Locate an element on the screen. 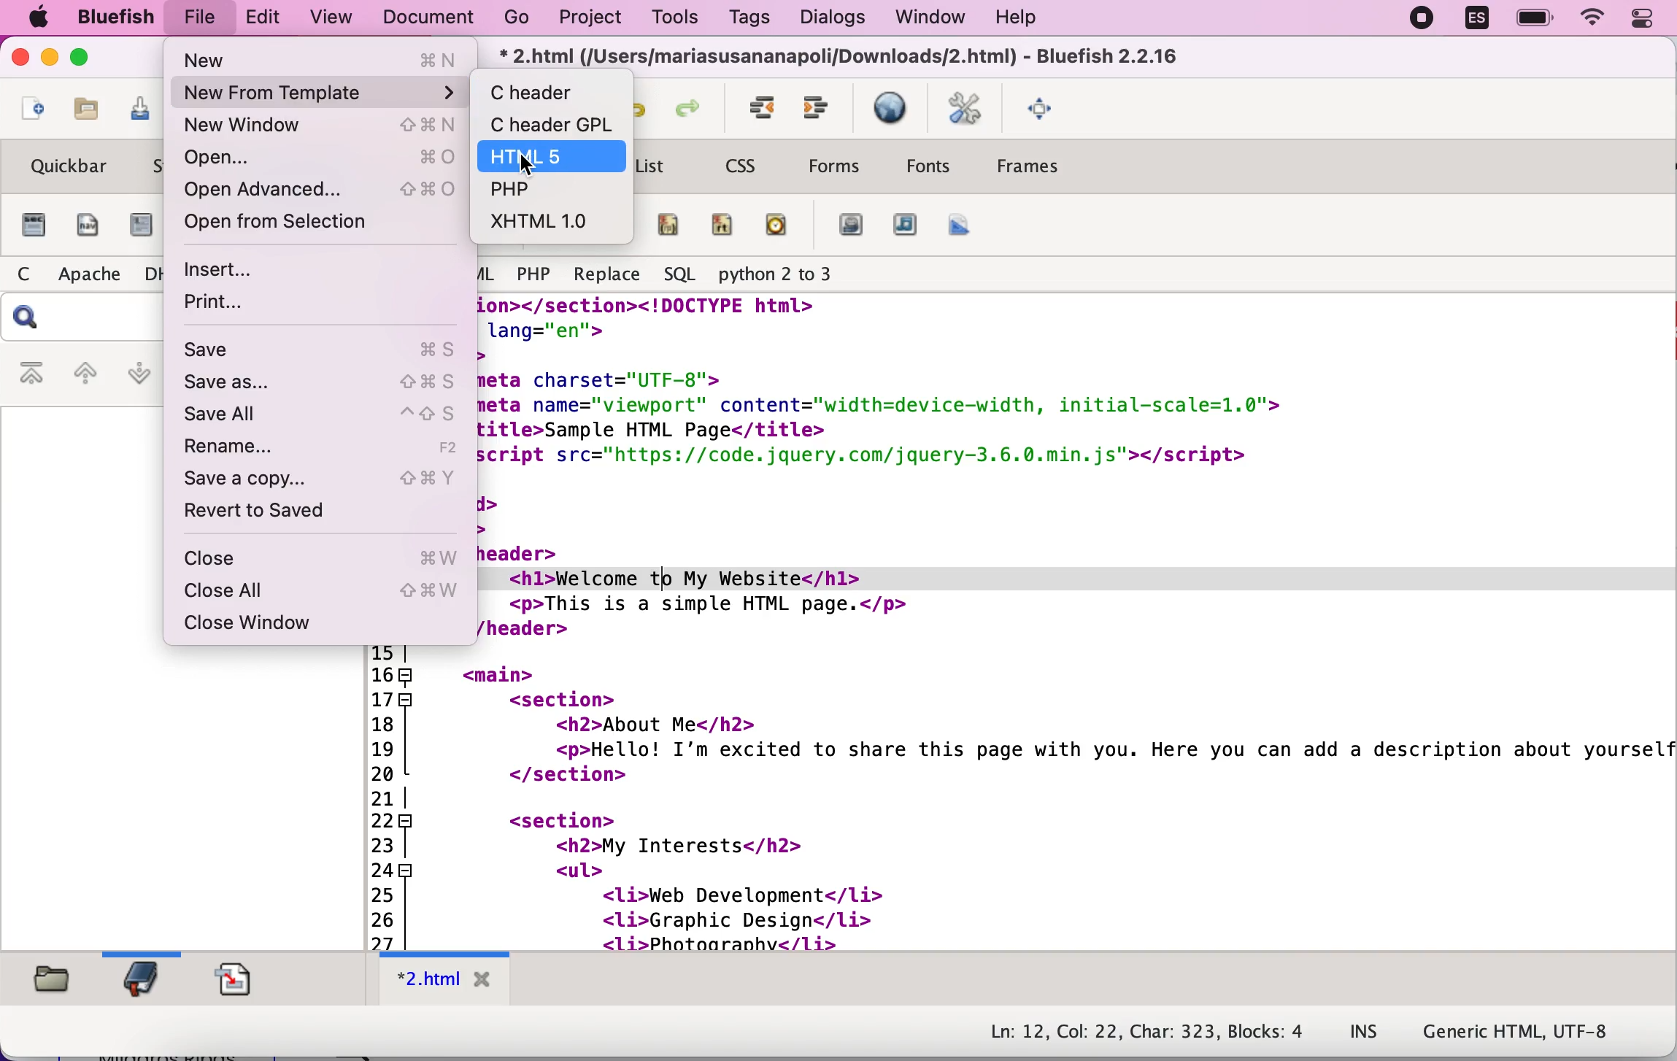 The image size is (1677, 1061). unindent is located at coordinates (820, 109).